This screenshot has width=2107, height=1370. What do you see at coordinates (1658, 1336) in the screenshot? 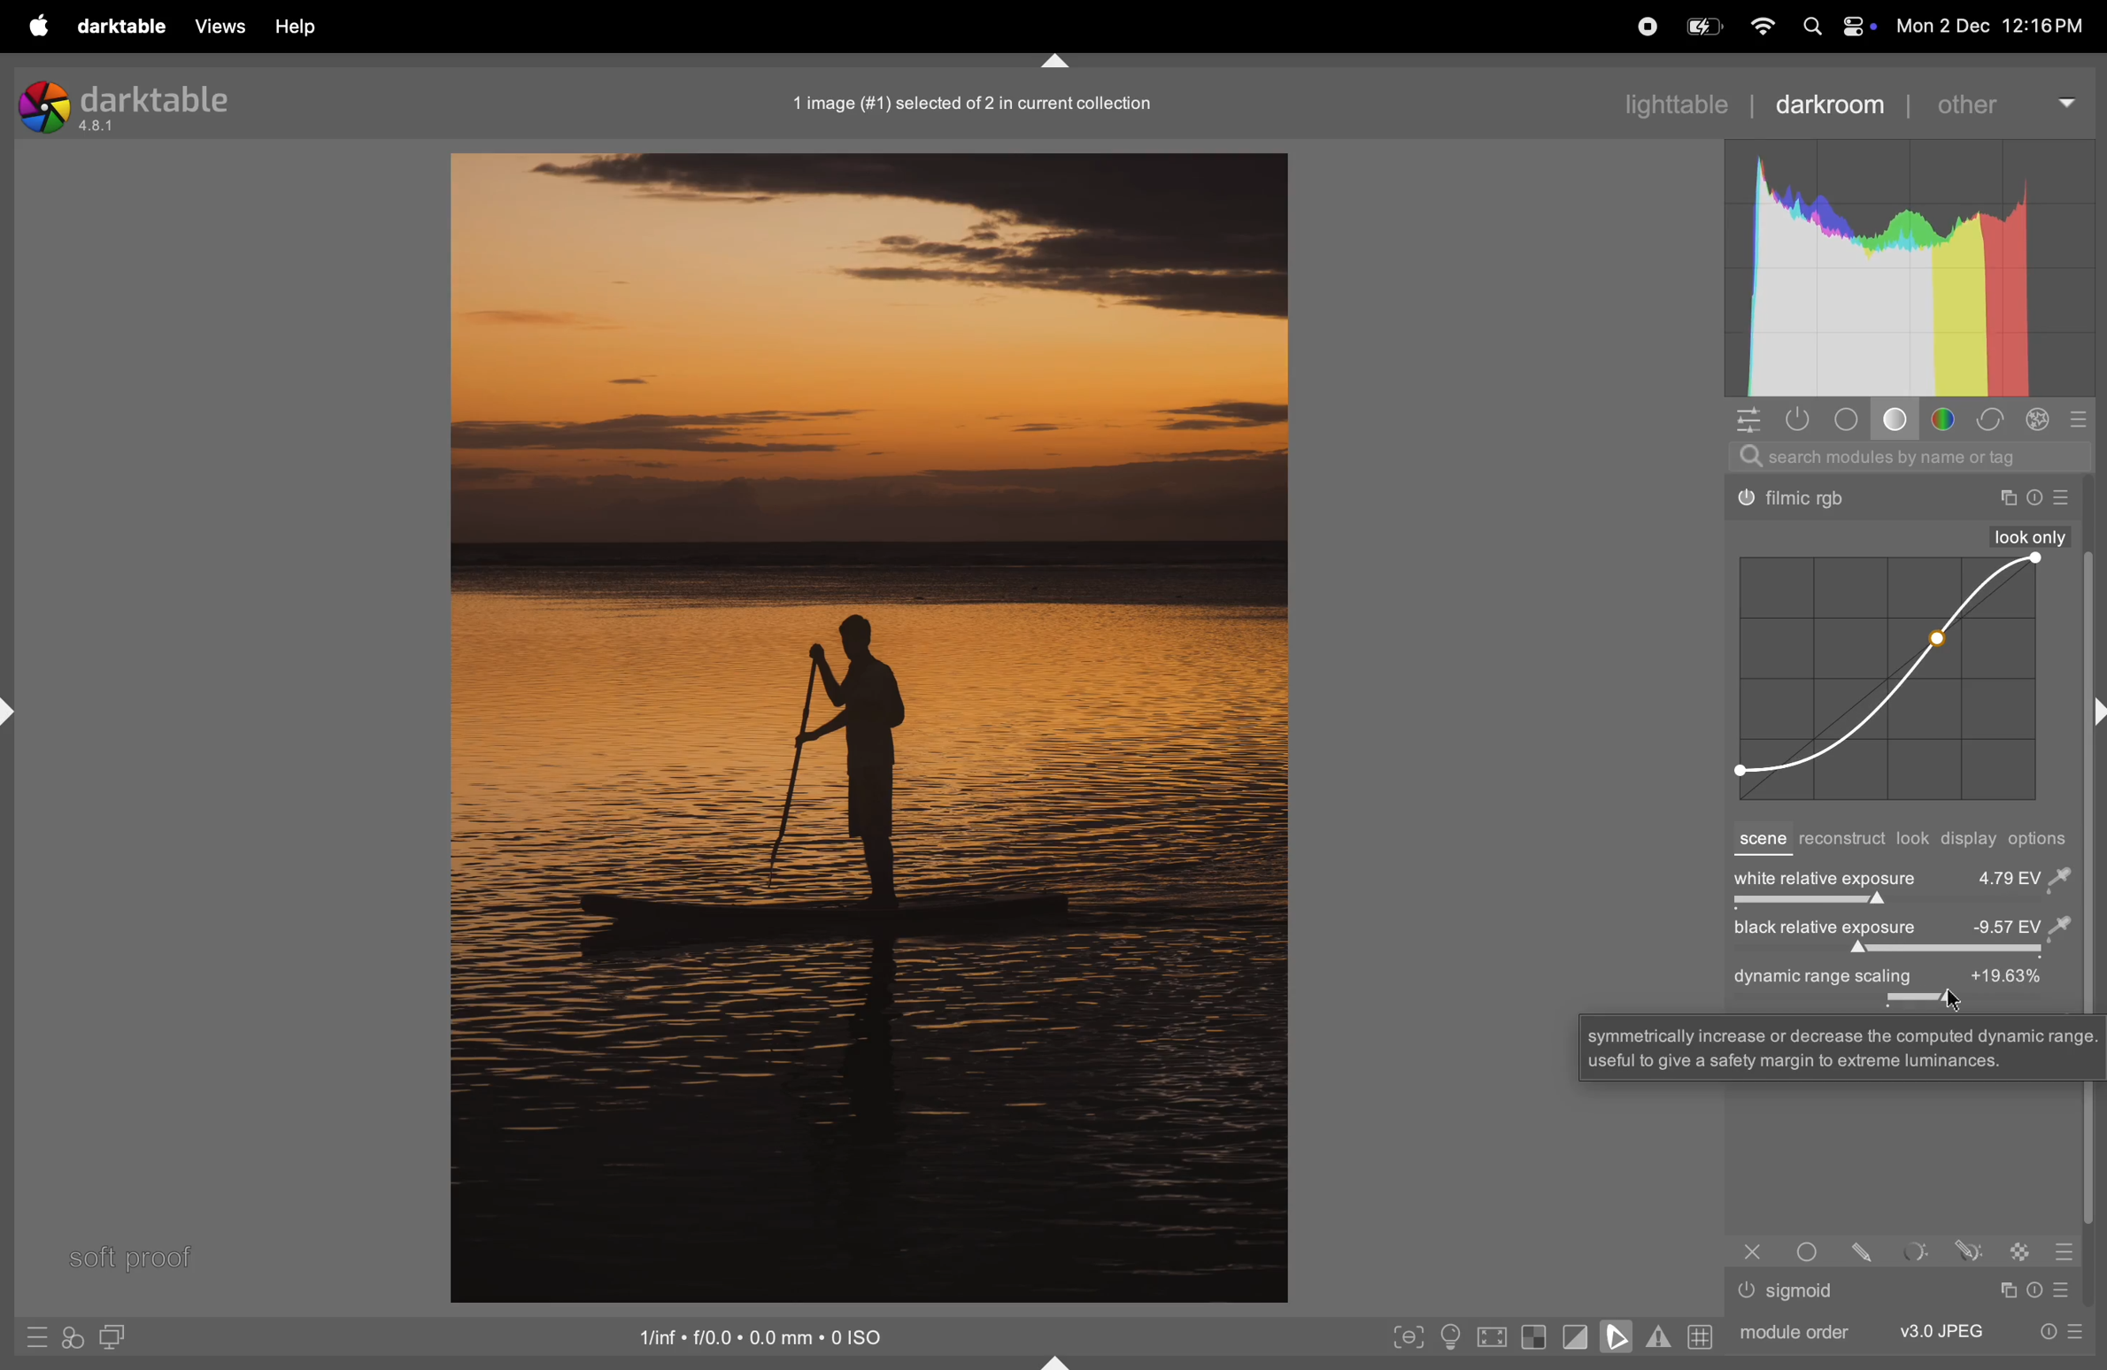
I see `toggle gamut checking` at bounding box center [1658, 1336].